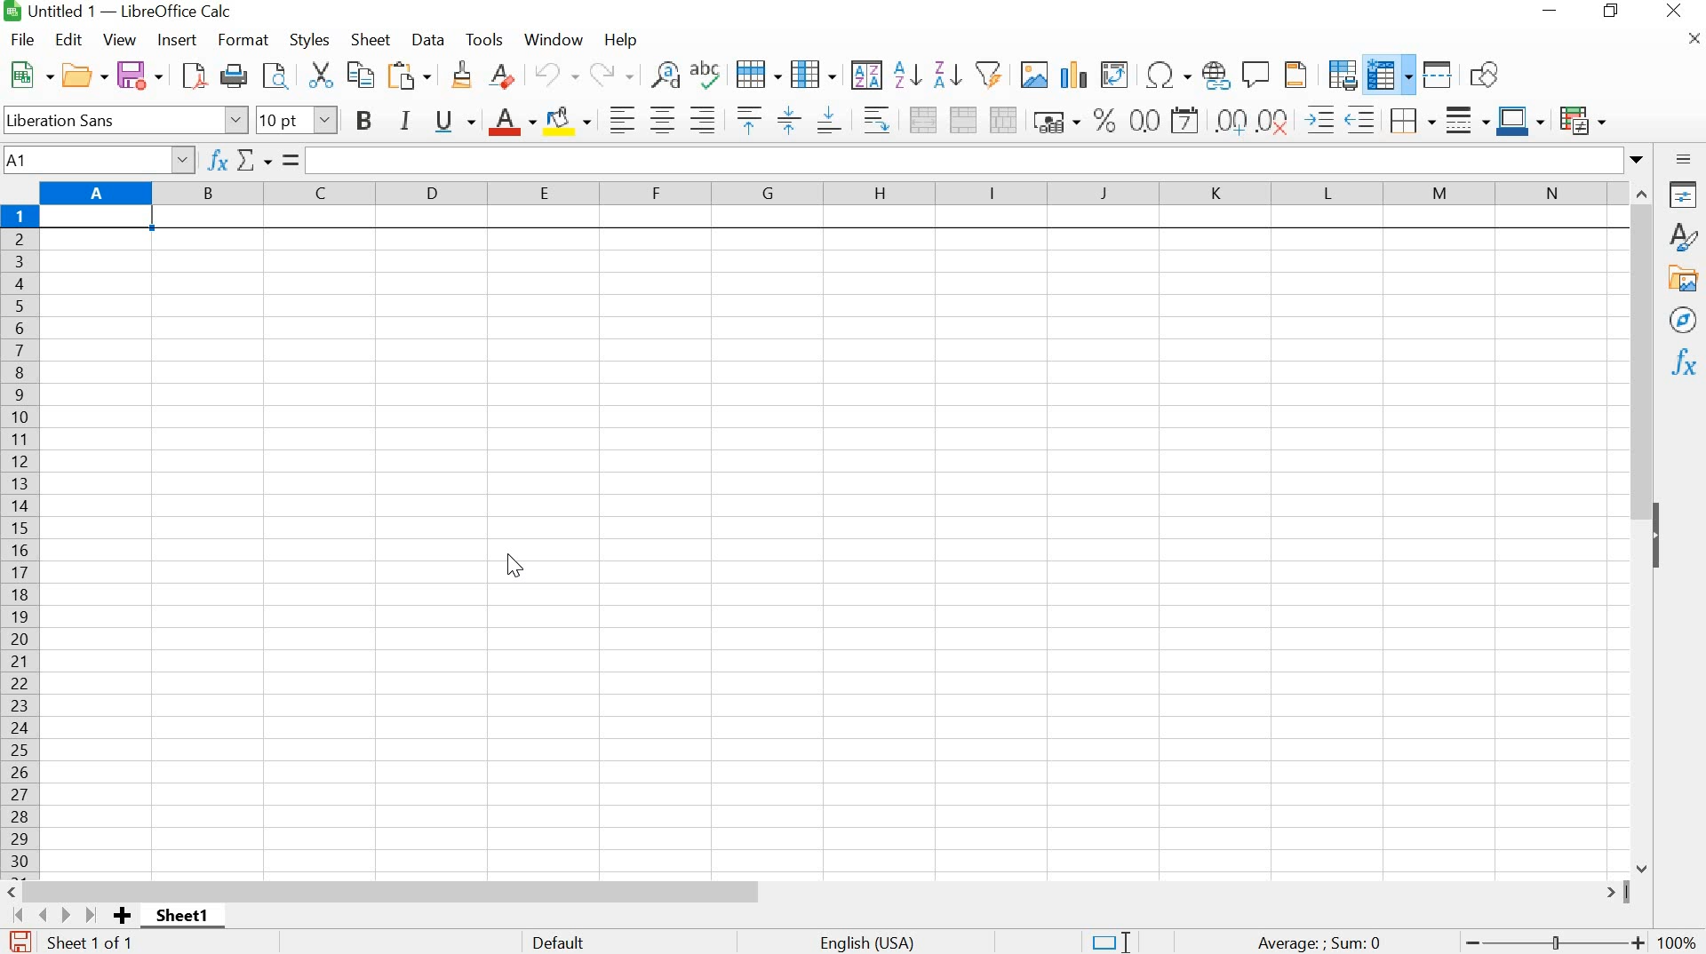 This screenshot has height=954, width=1706. I want to click on CLEAR DIRECT FORMATTING, so click(510, 79).